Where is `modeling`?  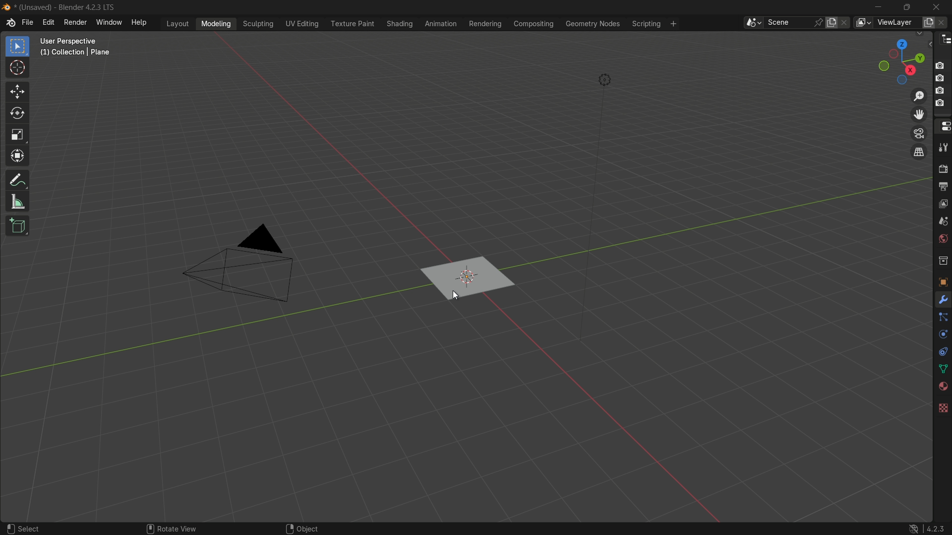
modeling is located at coordinates (215, 24).